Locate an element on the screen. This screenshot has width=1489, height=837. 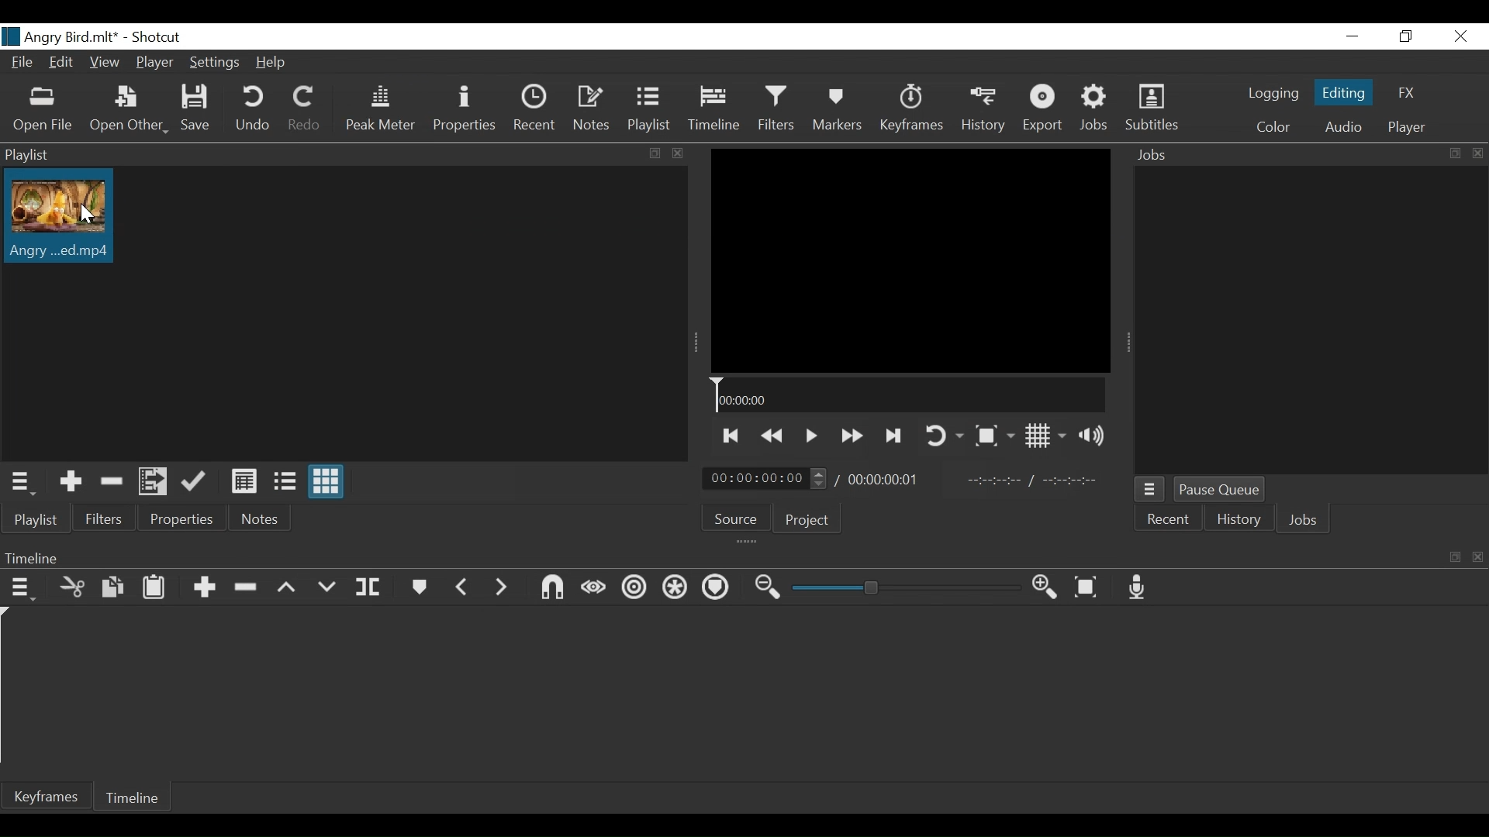
Timeline is located at coordinates (909, 394).